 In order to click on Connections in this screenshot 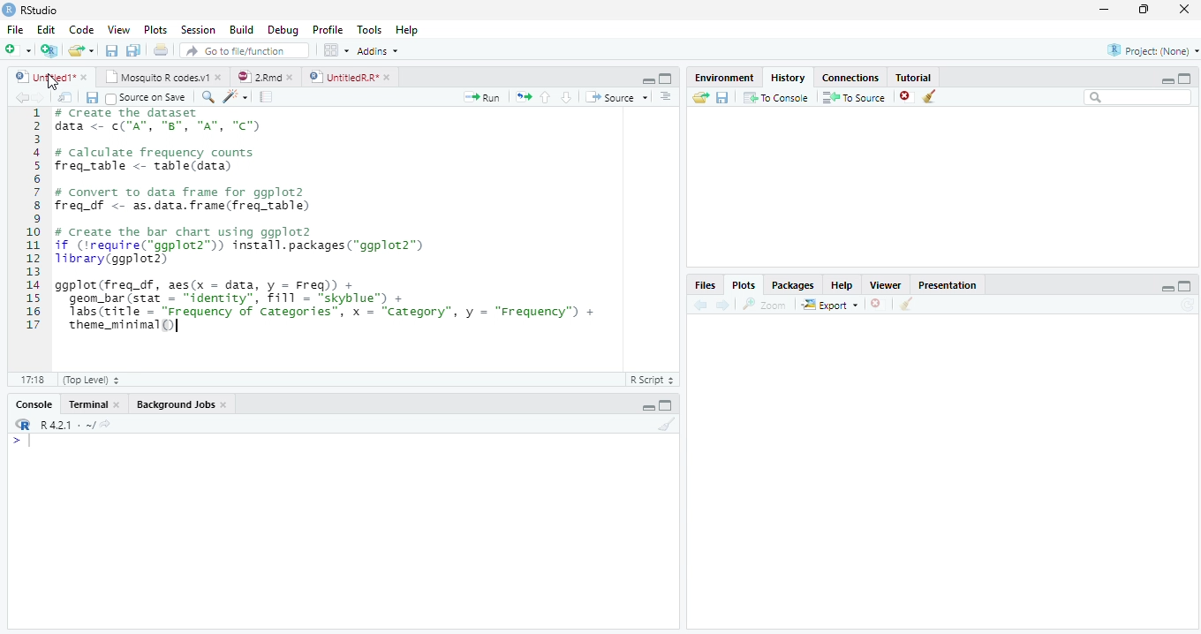, I will do `click(849, 78)`.